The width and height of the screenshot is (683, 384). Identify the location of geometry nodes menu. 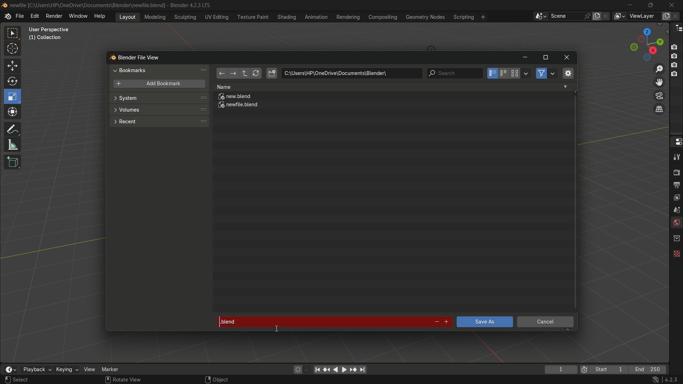
(425, 17).